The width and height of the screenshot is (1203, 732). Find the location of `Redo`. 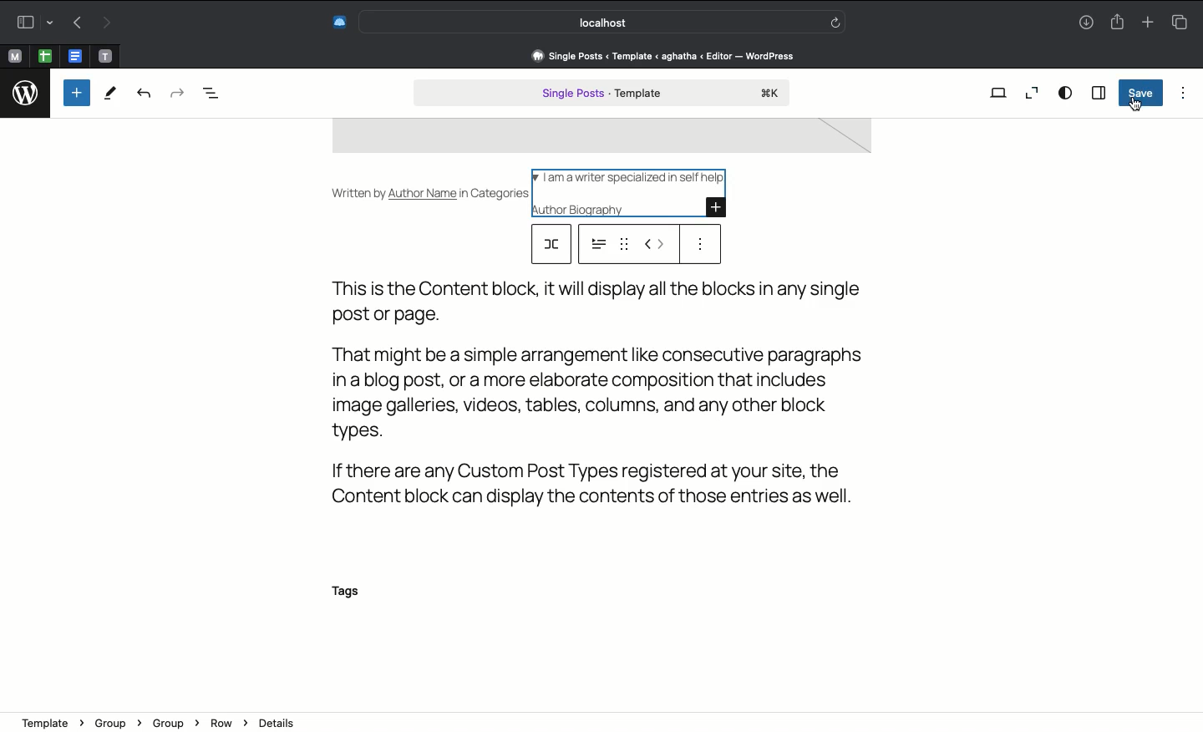

Redo is located at coordinates (175, 92).